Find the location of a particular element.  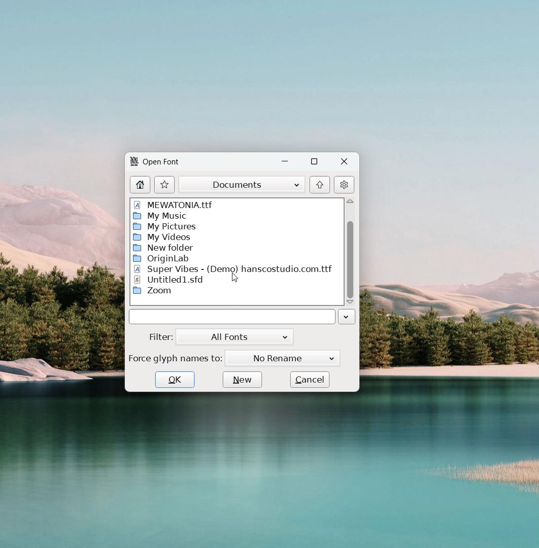

all fonts is located at coordinates (235, 336).